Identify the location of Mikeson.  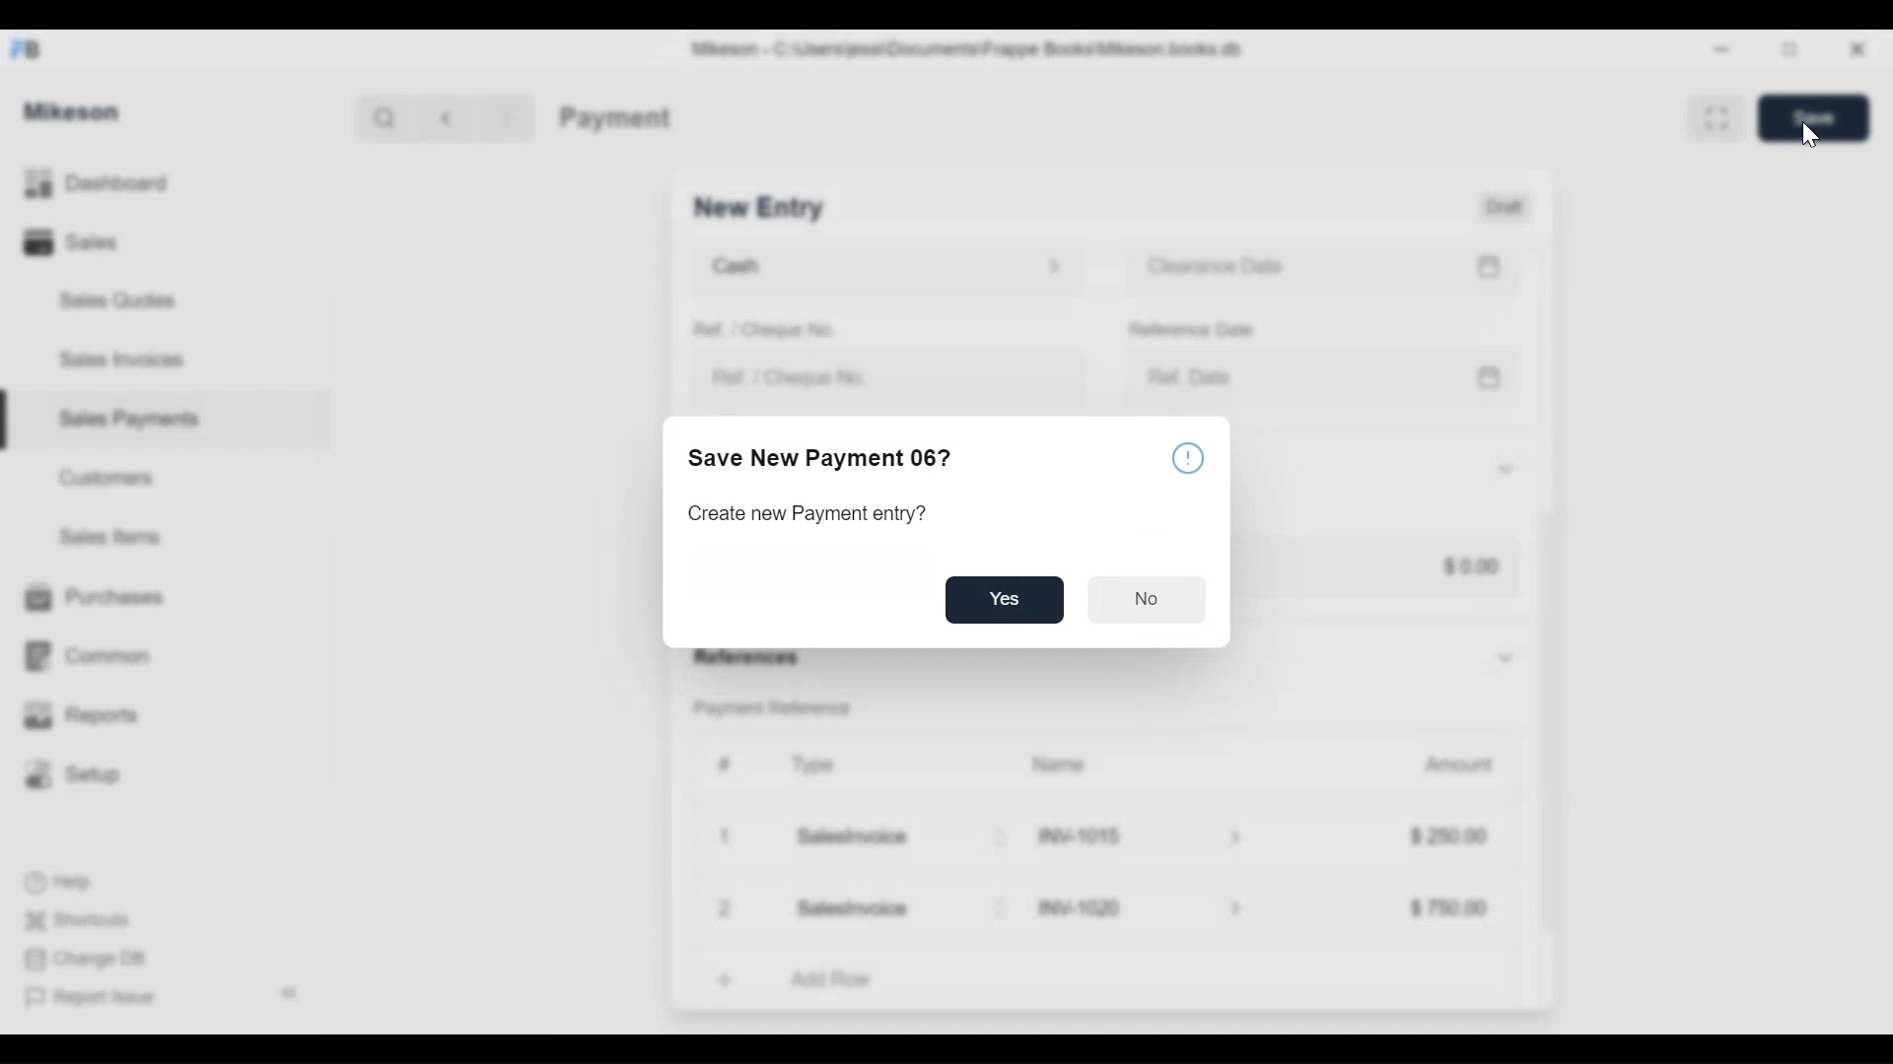
(73, 109).